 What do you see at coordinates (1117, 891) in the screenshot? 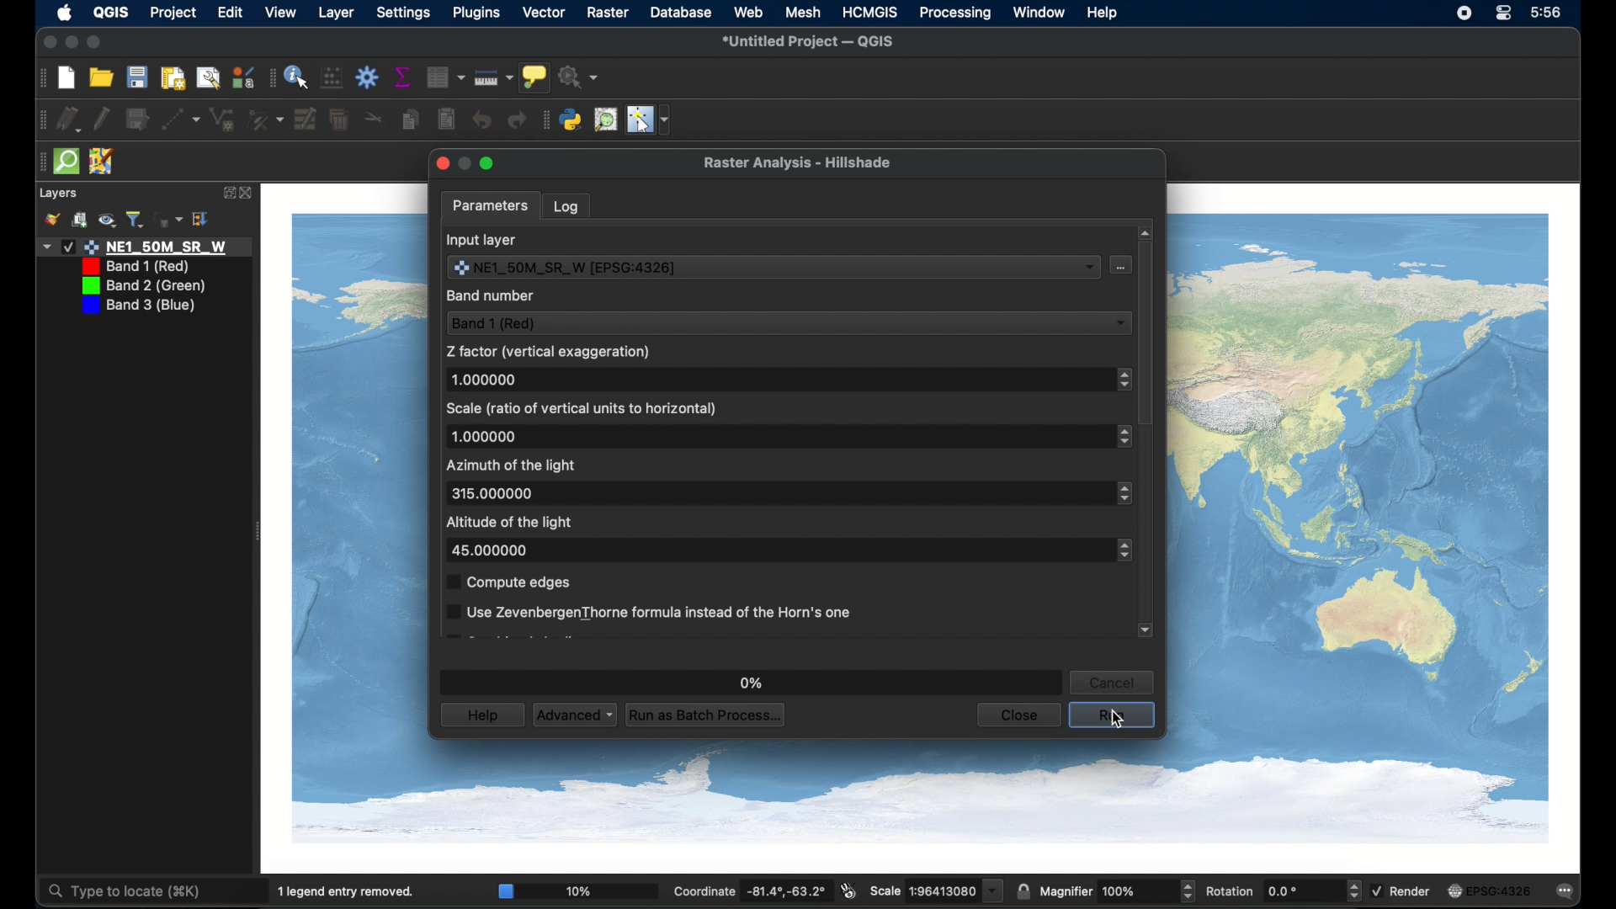
I see `magnifier` at bounding box center [1117, 891].